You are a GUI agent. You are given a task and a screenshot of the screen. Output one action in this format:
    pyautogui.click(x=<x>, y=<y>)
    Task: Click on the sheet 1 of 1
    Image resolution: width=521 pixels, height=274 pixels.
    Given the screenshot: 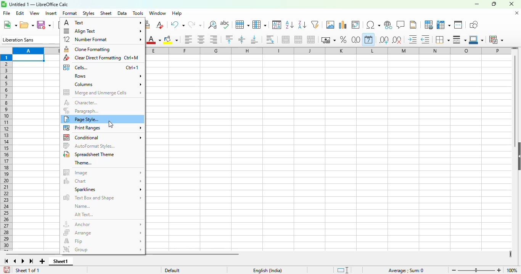 What is the action you would take?
    pyautogui.click(x=27, y=270)
    